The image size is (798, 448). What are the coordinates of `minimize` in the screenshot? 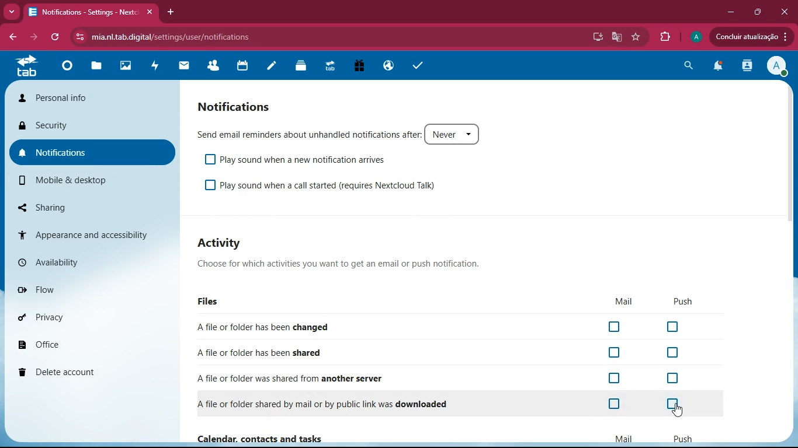 It's located at (730, 12).